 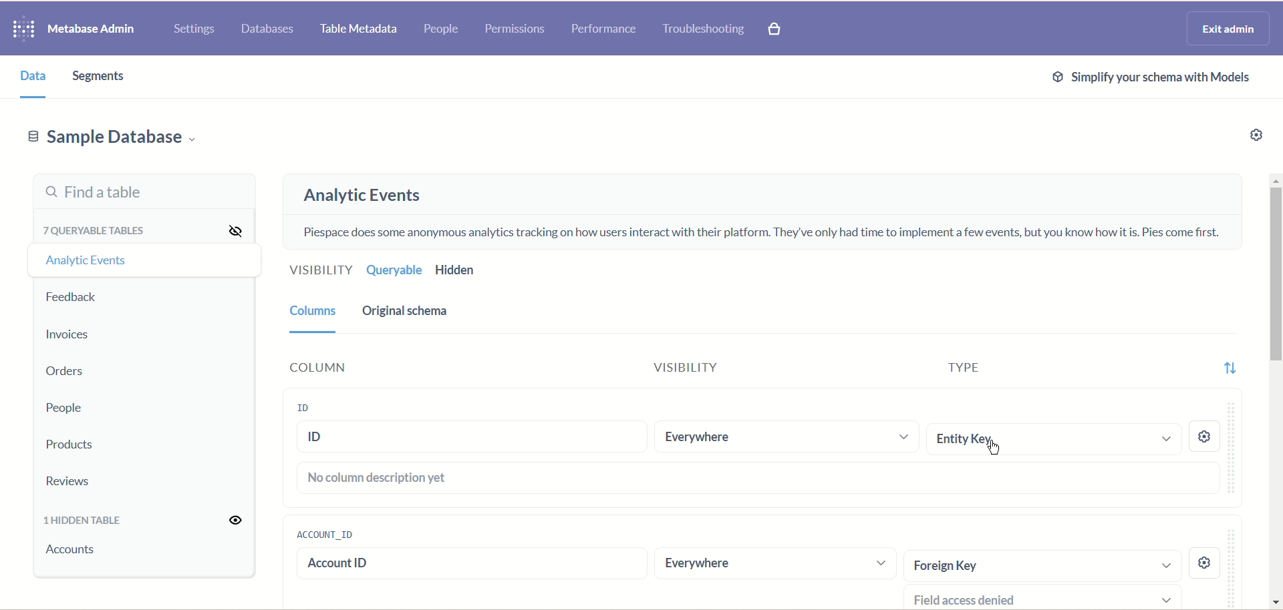 I want to click on account ID, so click(x=324, y=534).